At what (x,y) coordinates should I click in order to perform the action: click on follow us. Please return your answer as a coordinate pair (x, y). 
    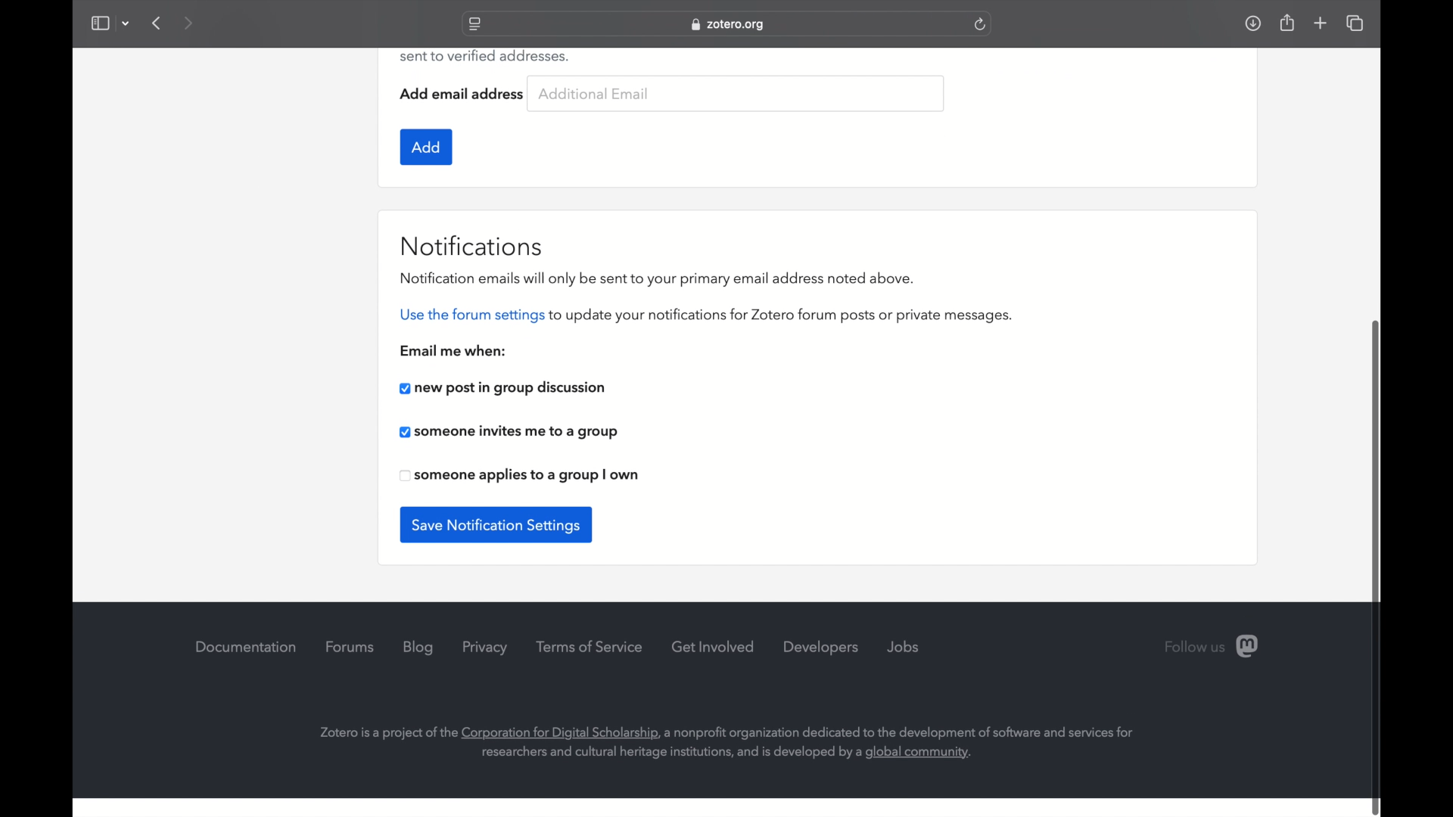
    Looking at the image, I should click on (1213, 645).